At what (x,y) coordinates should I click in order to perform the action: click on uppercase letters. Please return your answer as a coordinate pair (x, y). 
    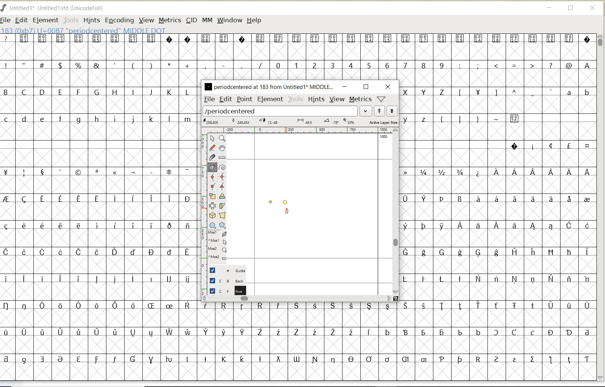
    Looking at the image, I should click on (425, 92).